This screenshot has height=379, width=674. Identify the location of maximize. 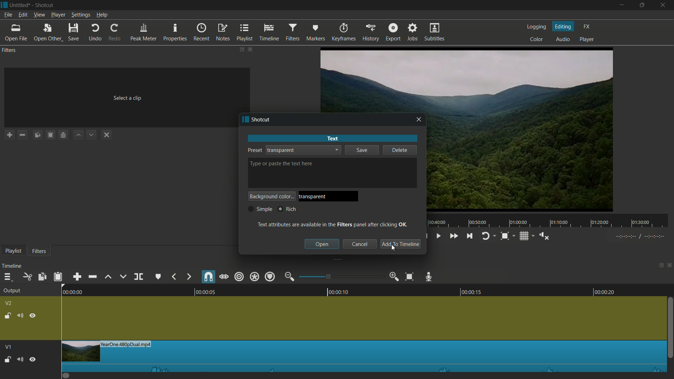
(642, 5).